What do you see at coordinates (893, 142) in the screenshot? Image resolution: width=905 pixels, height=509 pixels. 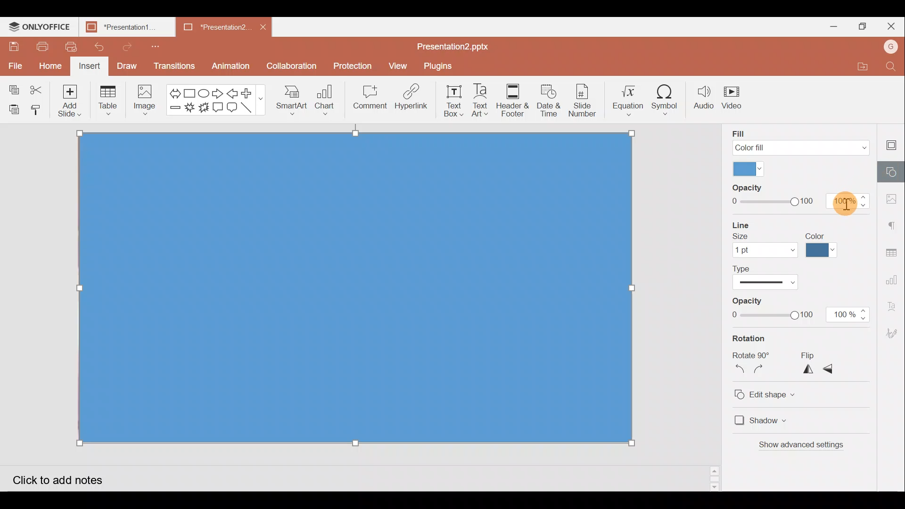 I see `Slide settings` at bounding box center [893, 142].